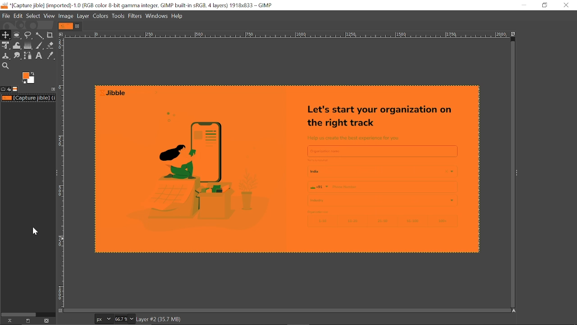 Image resolution: width=577 pixels, height=325 pixels. What do you see at coordinates (50, 35) in the screenshot?
I see `Crop tool` at bounding box center [50, 35].